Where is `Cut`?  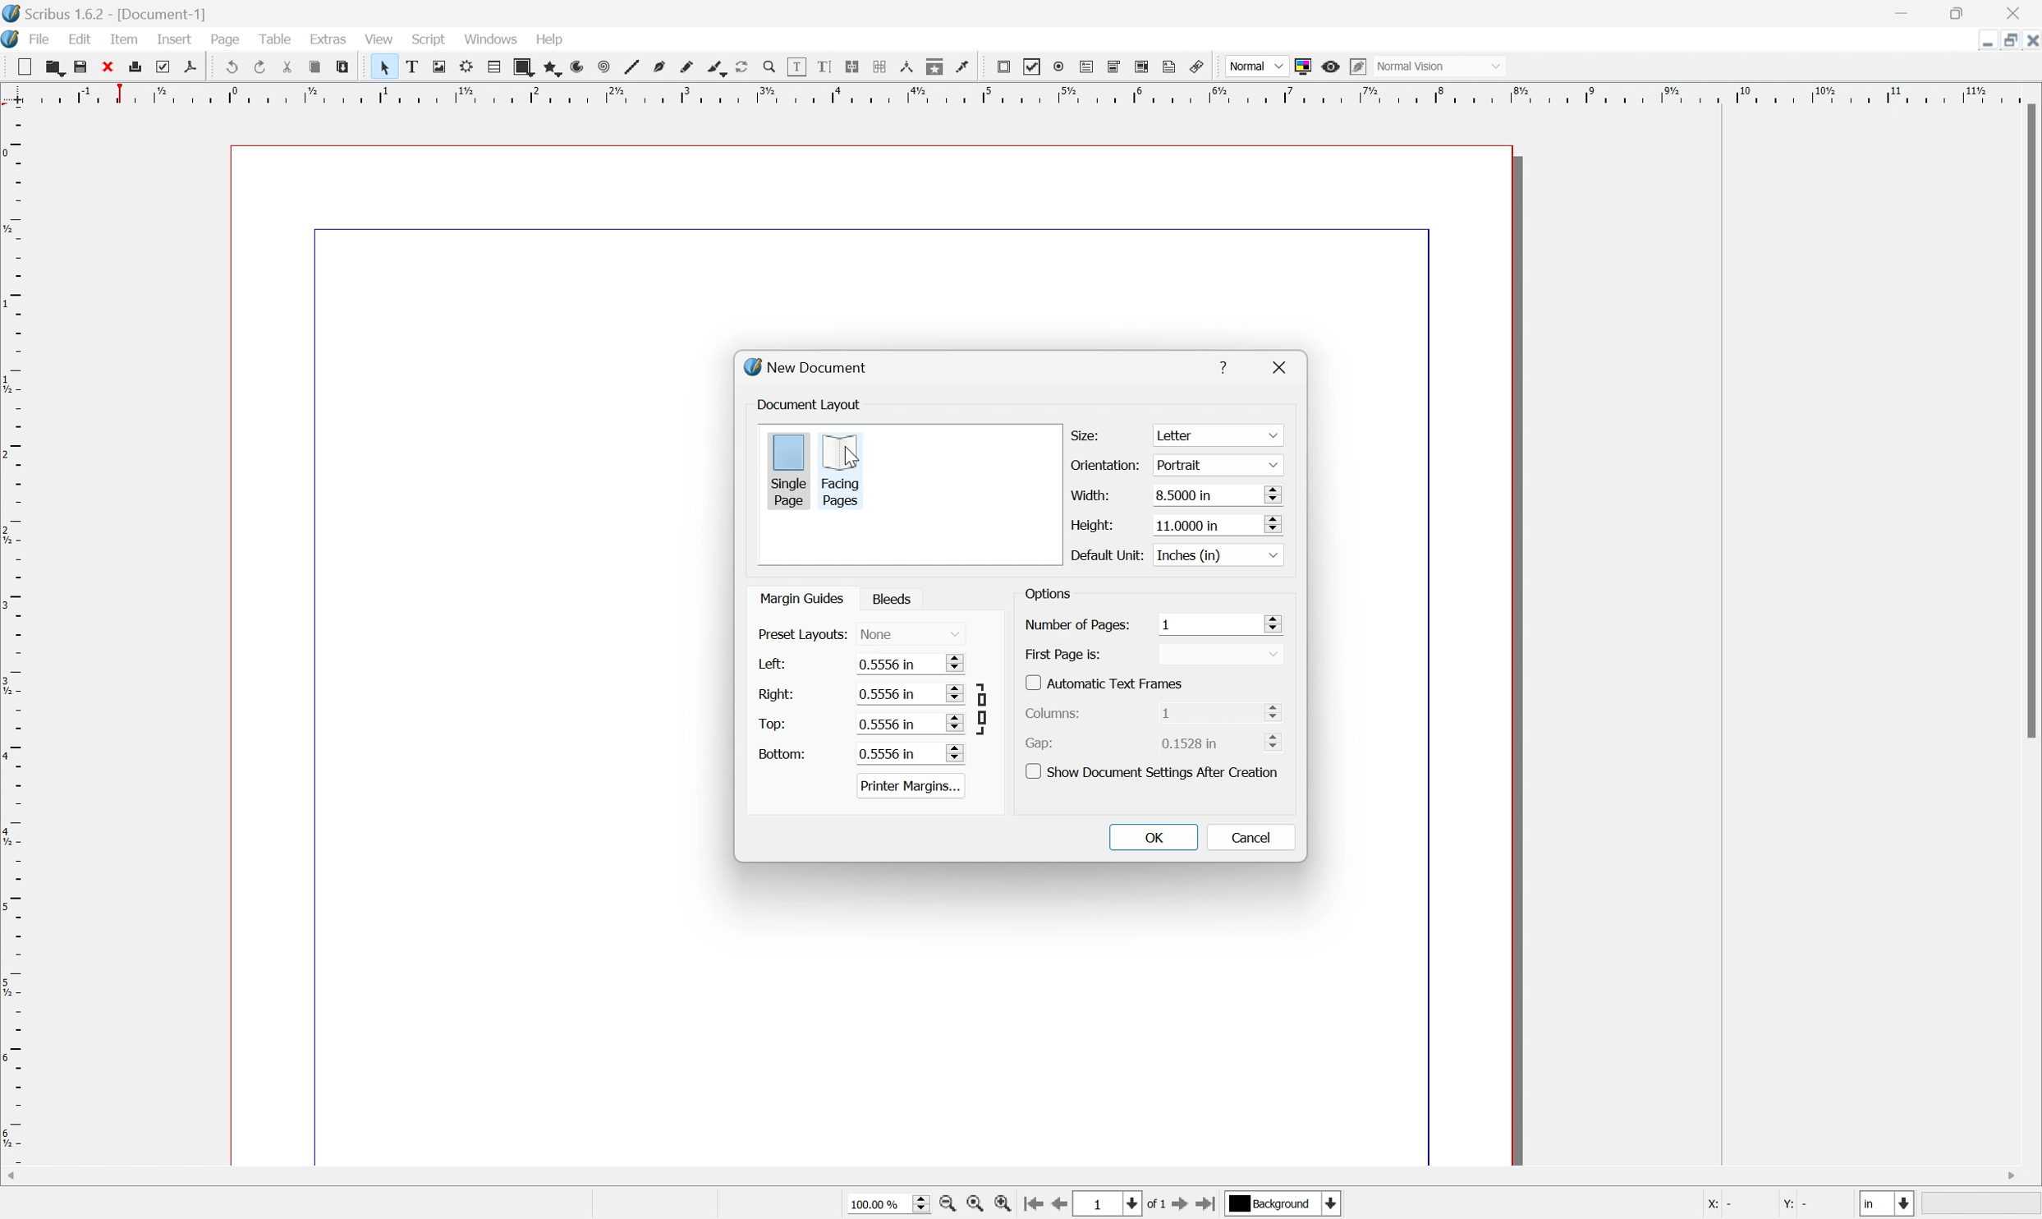 Cut is located at coordinates (291, 67).